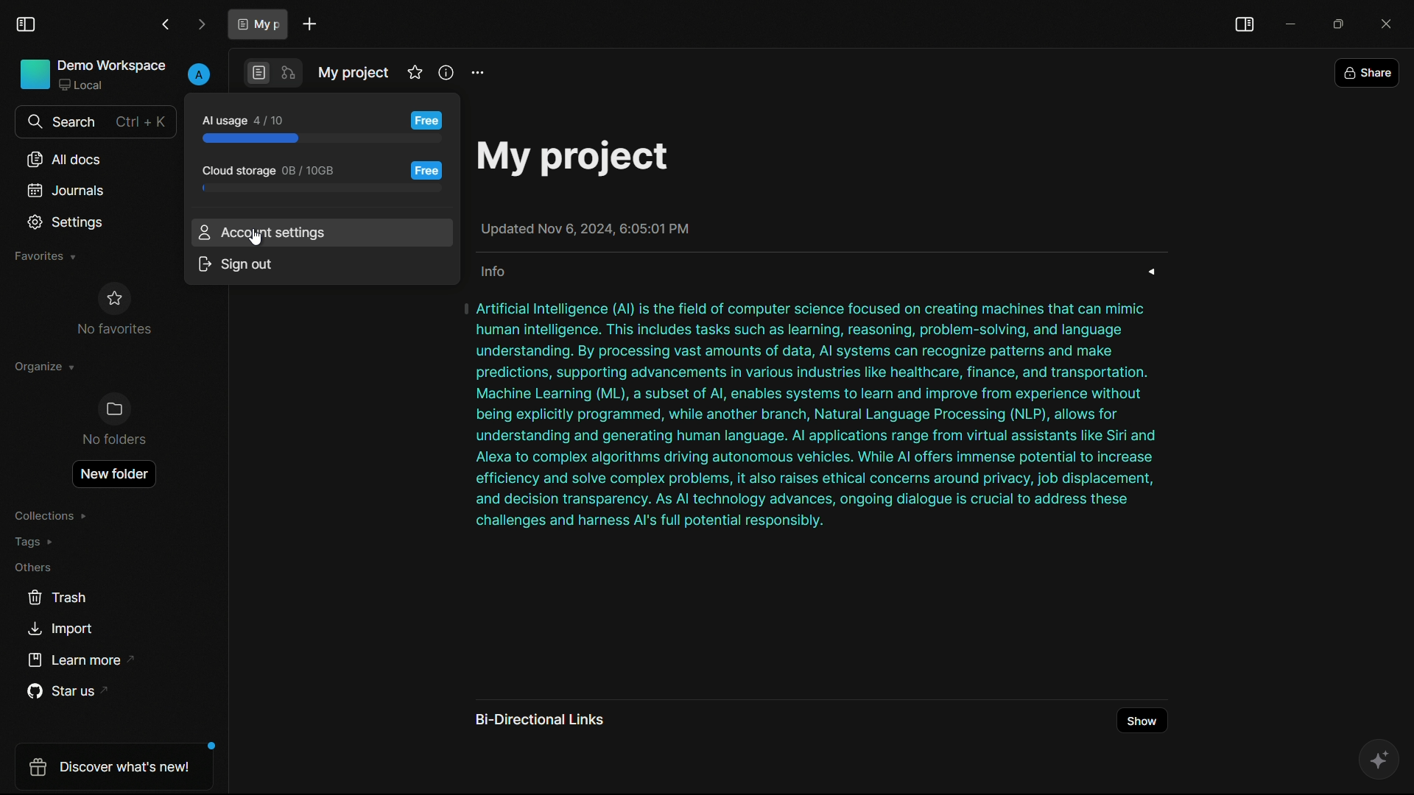  What do you see at coordinates (1242, 22) in the screenshot?
I see `toggle sidebar` at bounding box center [1242, 22].